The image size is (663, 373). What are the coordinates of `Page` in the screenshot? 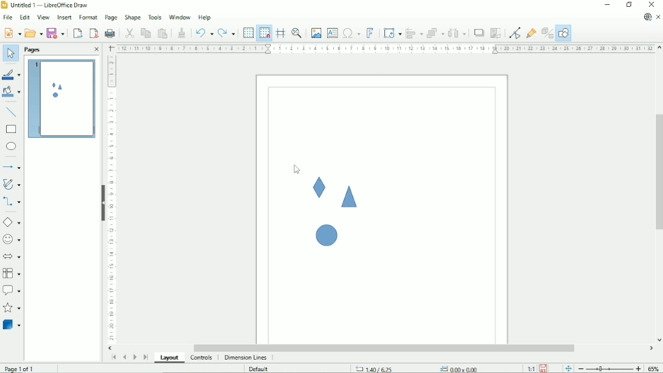 It's located at (111, 18).